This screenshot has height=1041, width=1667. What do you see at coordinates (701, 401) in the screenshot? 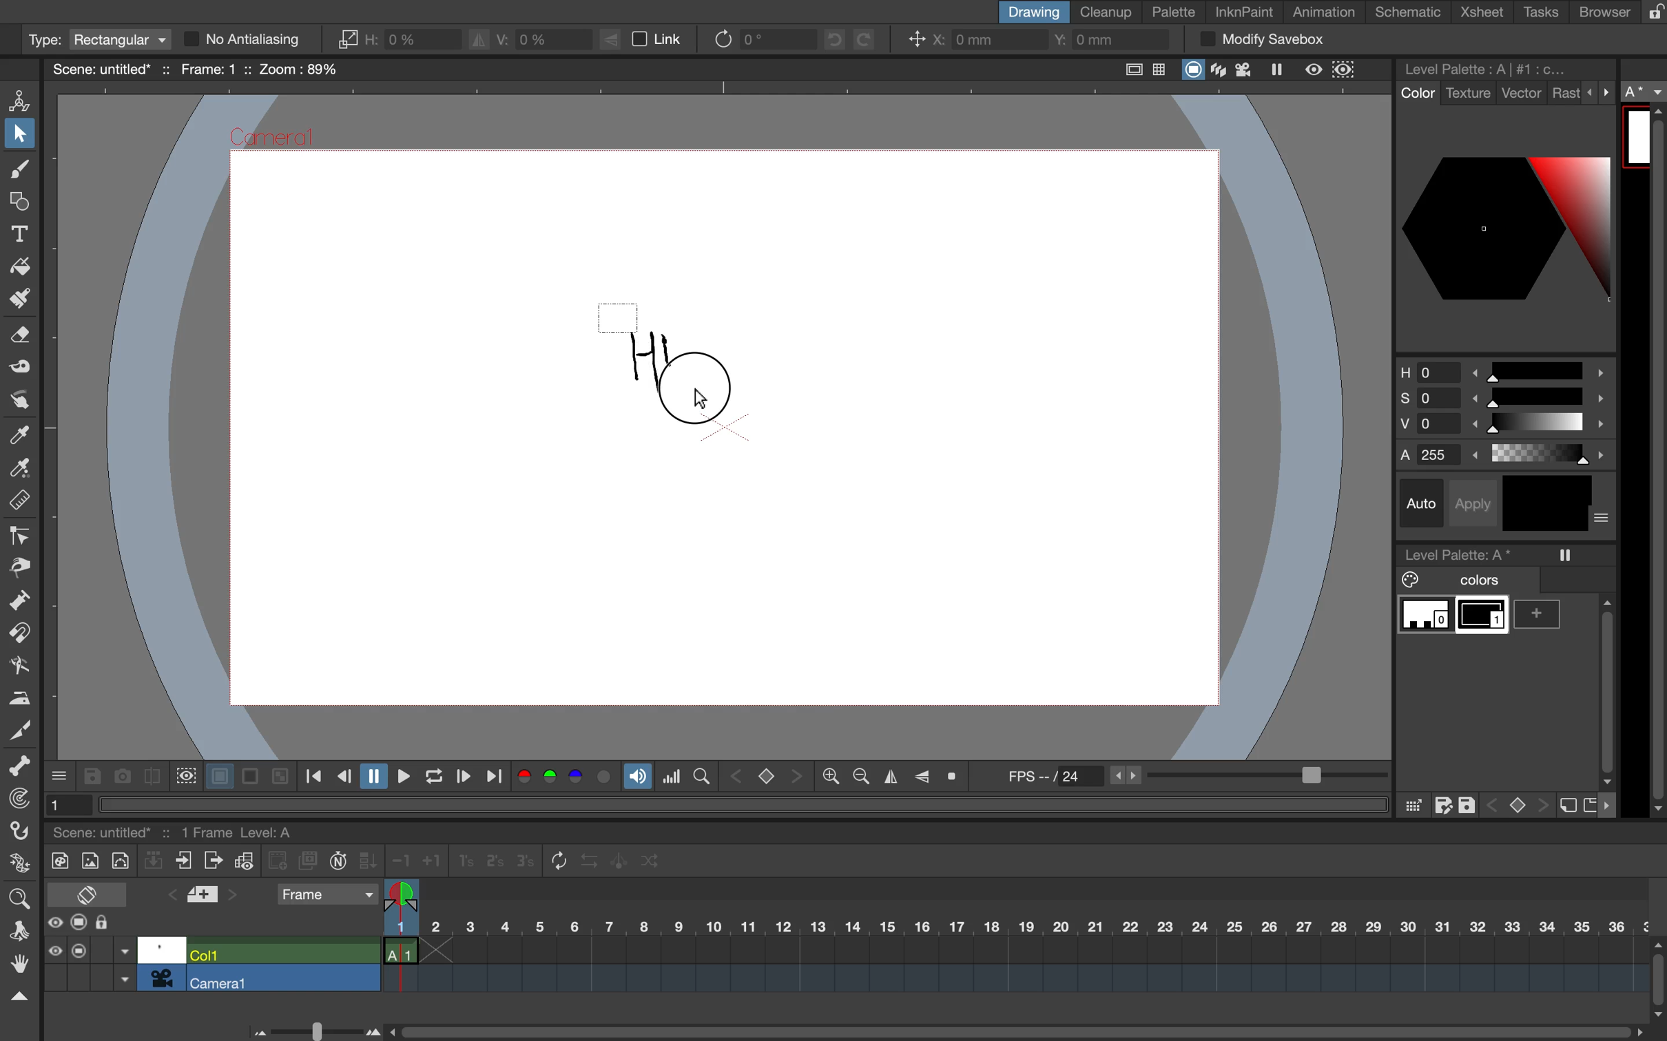
I see `cursor` at bounding box center [701, 401].